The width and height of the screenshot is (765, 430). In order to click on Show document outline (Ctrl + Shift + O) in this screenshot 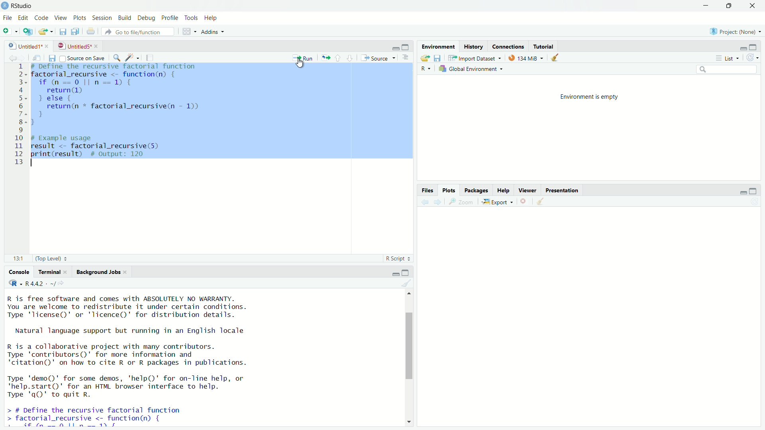, I will do `click(407, 58)`.